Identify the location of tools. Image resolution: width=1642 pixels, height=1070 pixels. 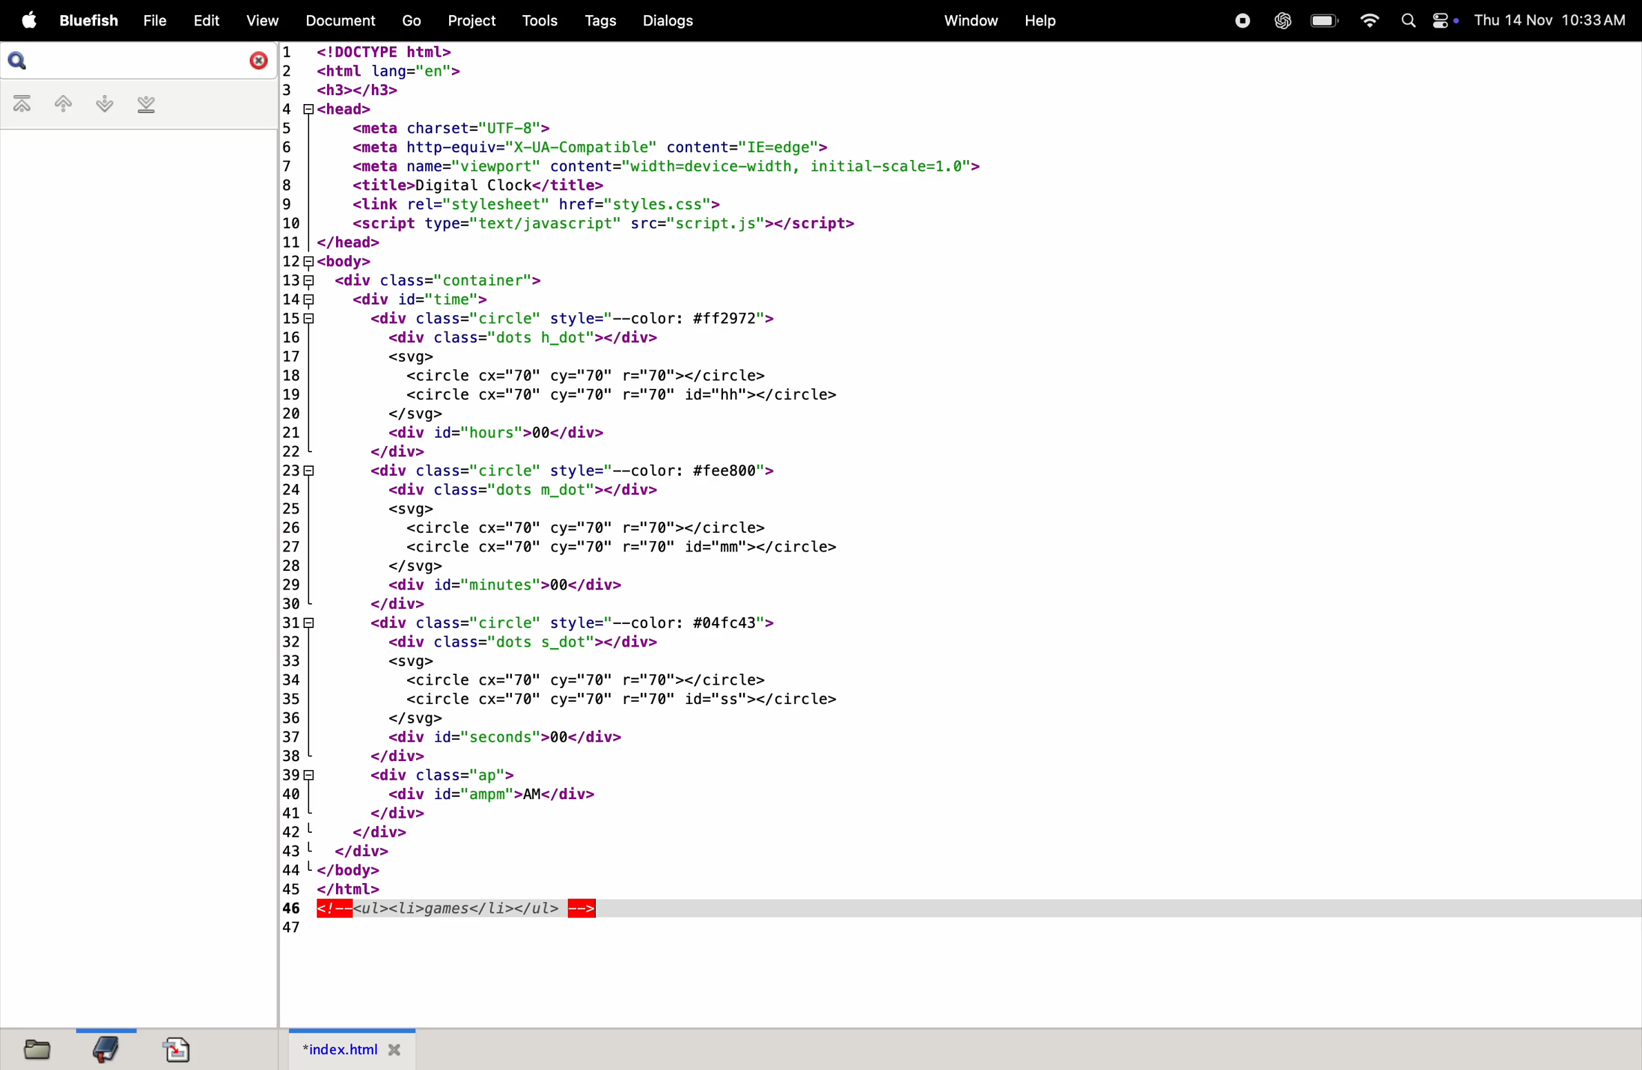
(533, 19).